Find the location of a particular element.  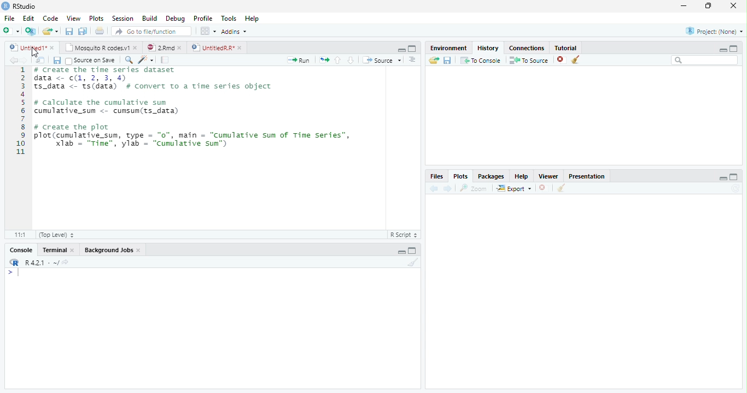

Minimize is located at coordinates (401, 50).